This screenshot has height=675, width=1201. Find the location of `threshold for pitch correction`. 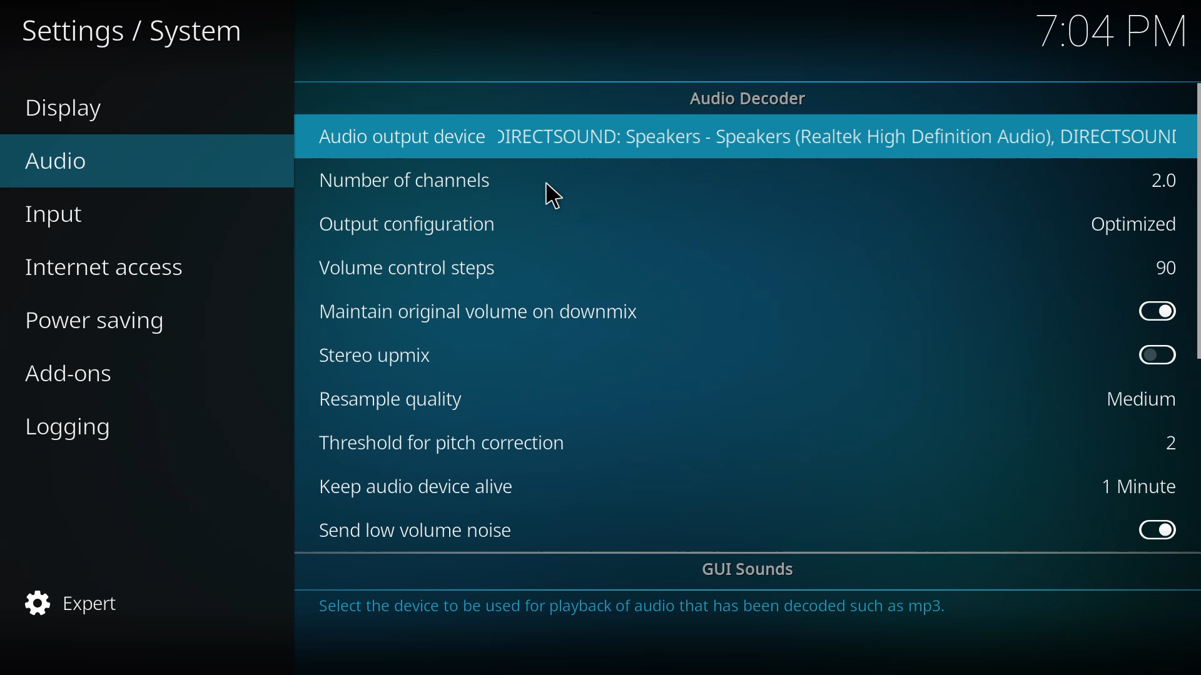

threshold for pitch correction is located at coordinates (448, 442).